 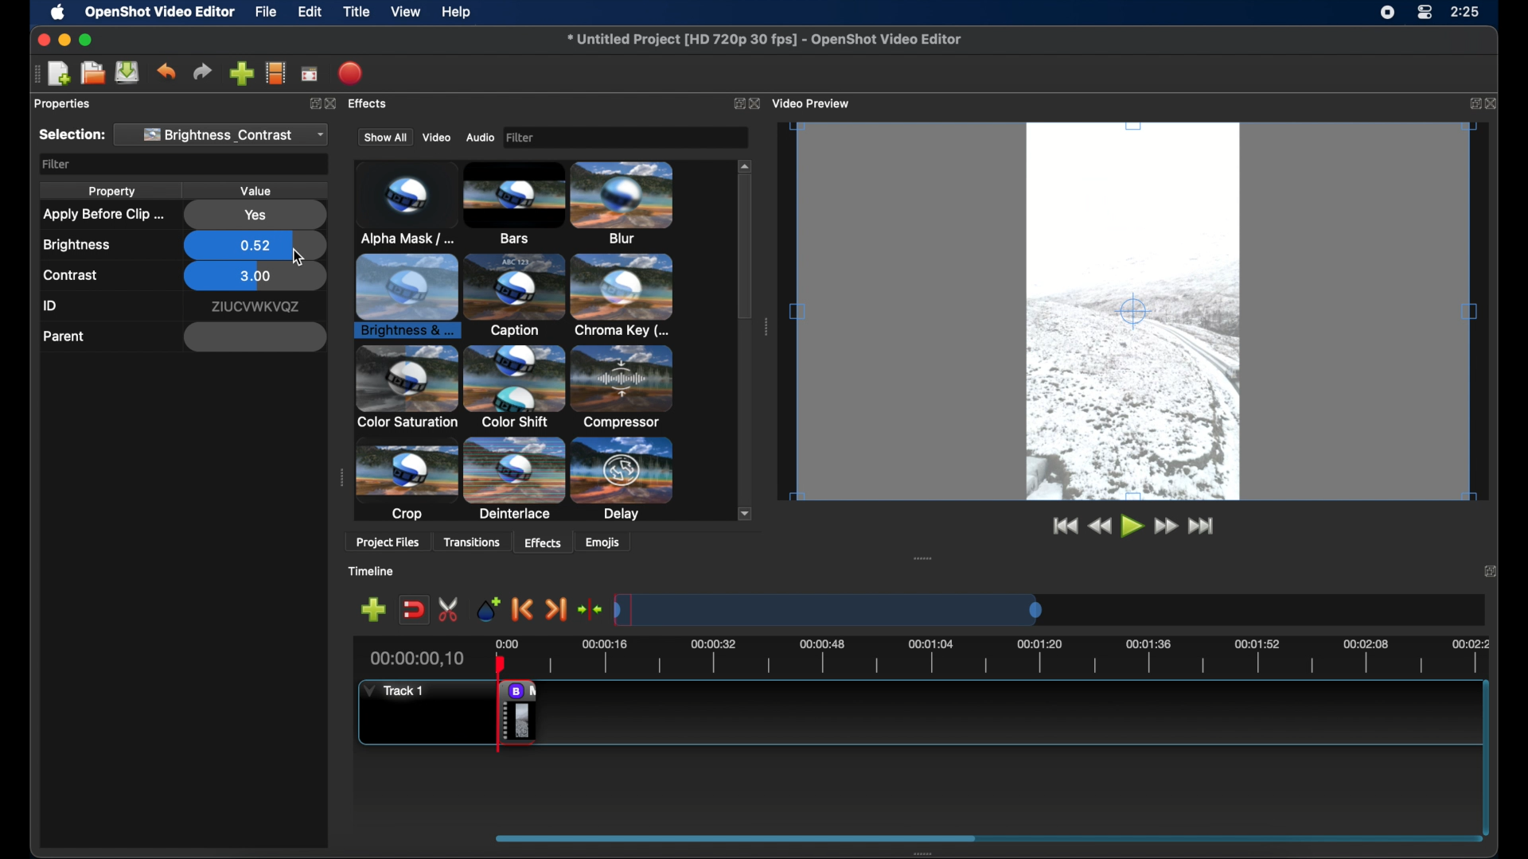 What do you see at coordinates (416, 659) in the screenshot?
I see `00:00:00,10` at bounding box center [416, 659].